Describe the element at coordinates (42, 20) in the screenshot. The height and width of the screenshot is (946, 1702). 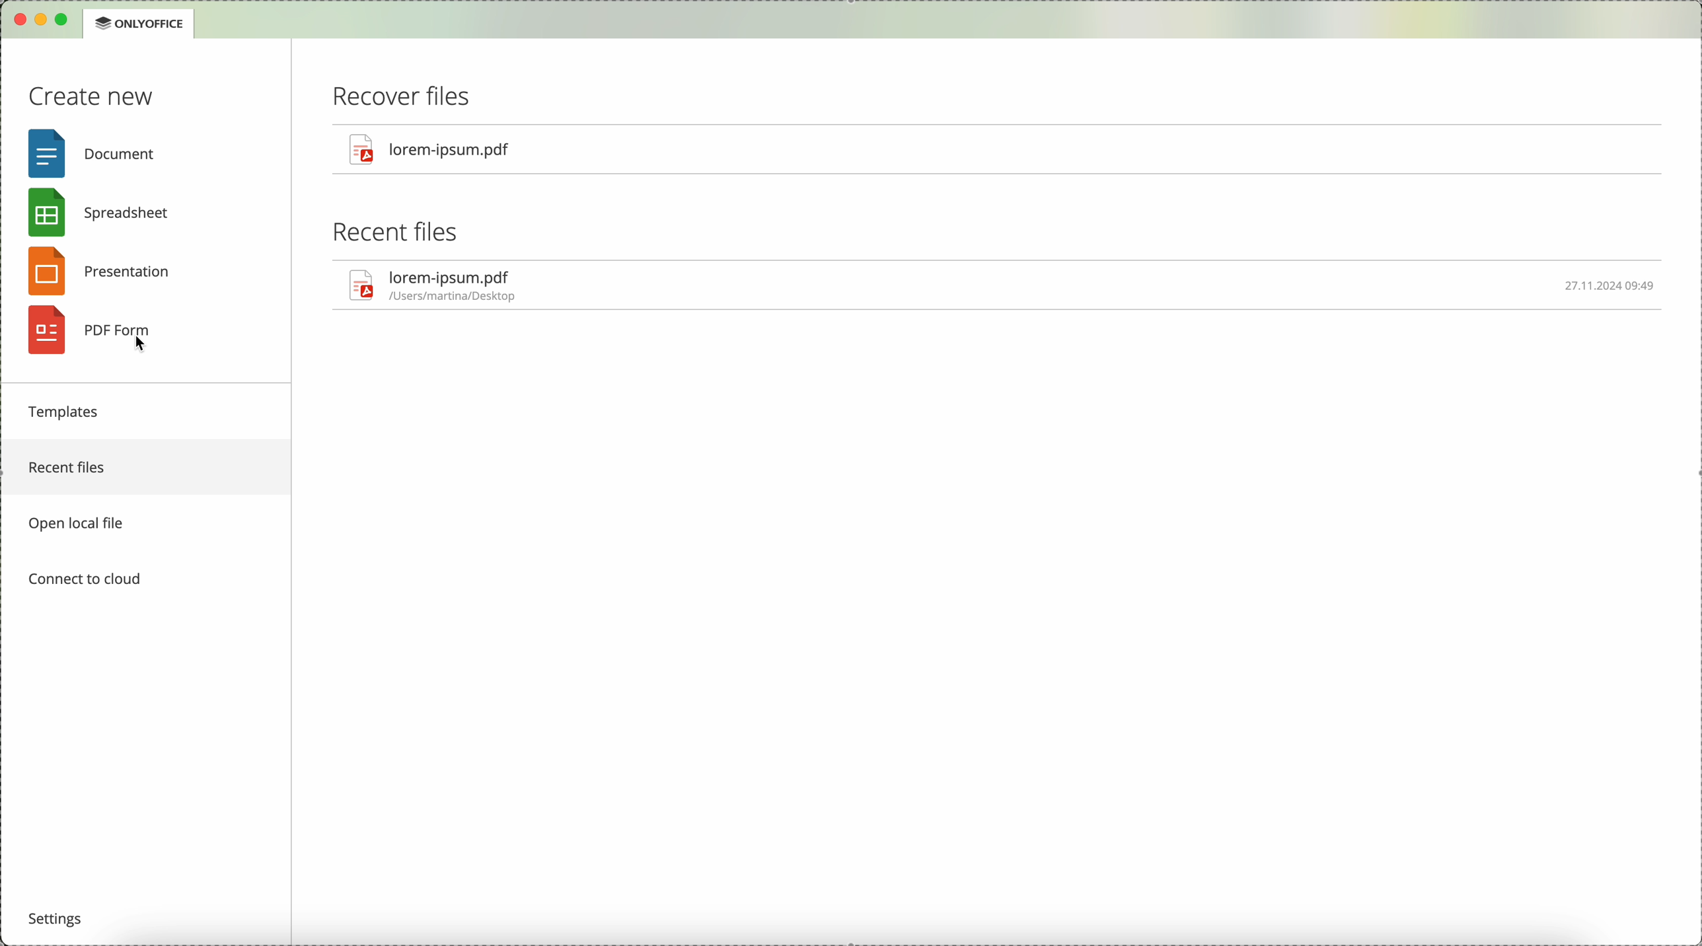
I see `minimize` at that location.